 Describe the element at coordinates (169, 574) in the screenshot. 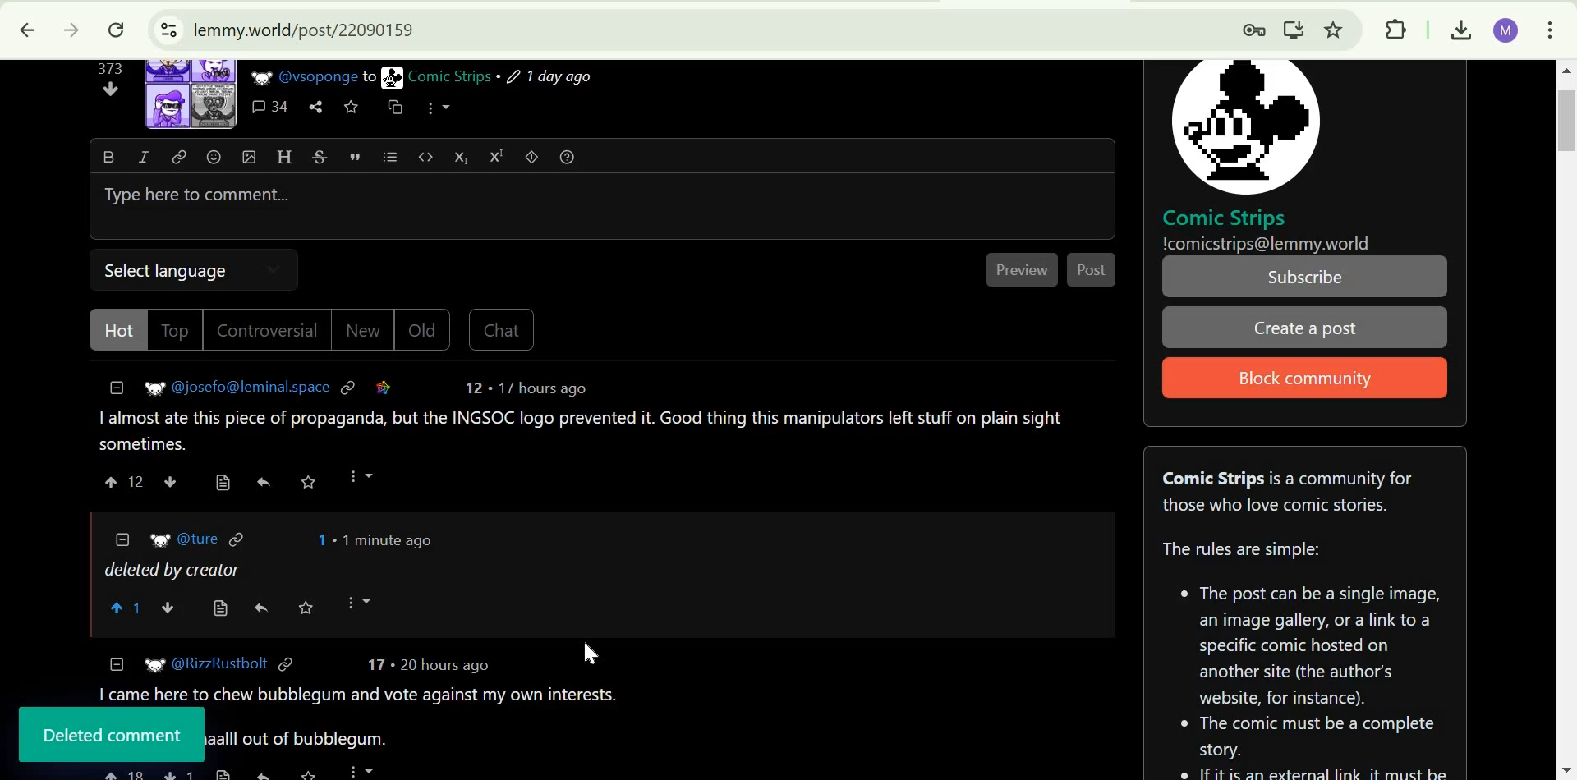

I see `deleted by creator` at that location.